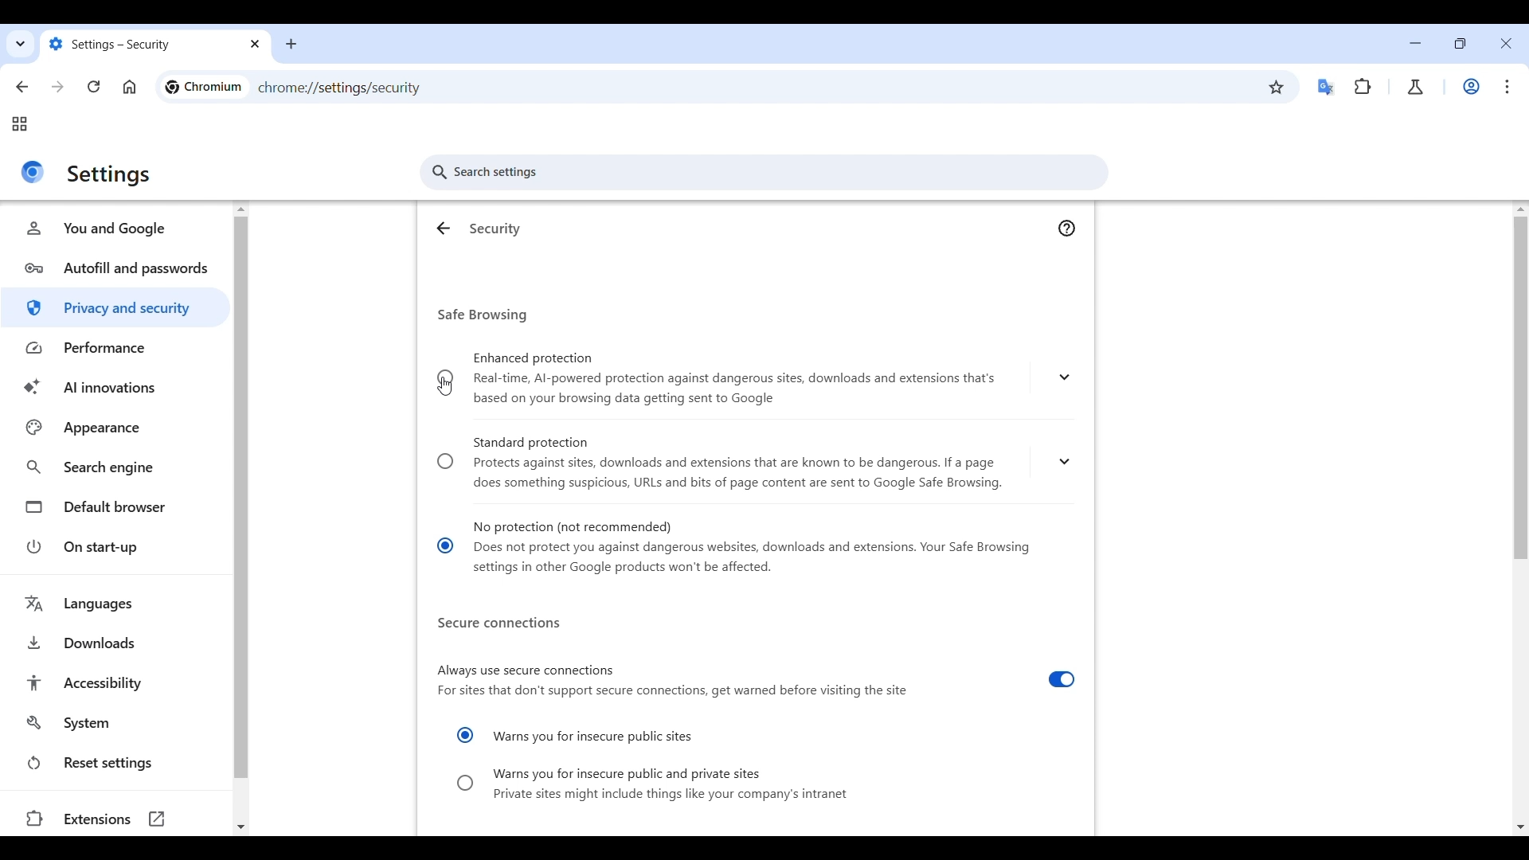  What do you see at coordinates (117, 348) in the screenshot?
I see `Performance` at bounding box center [117, 348].